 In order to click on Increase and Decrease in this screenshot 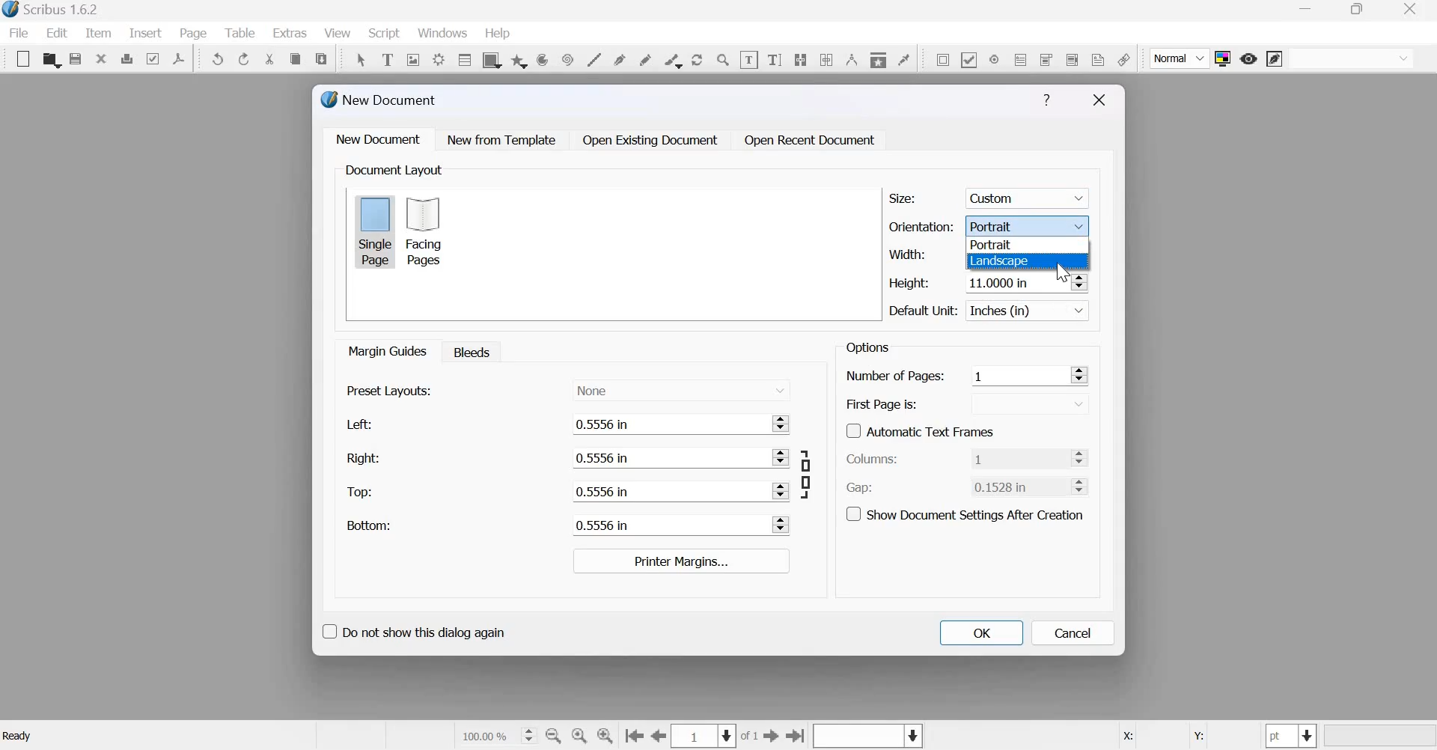, I will do `click(1080, 457)`.